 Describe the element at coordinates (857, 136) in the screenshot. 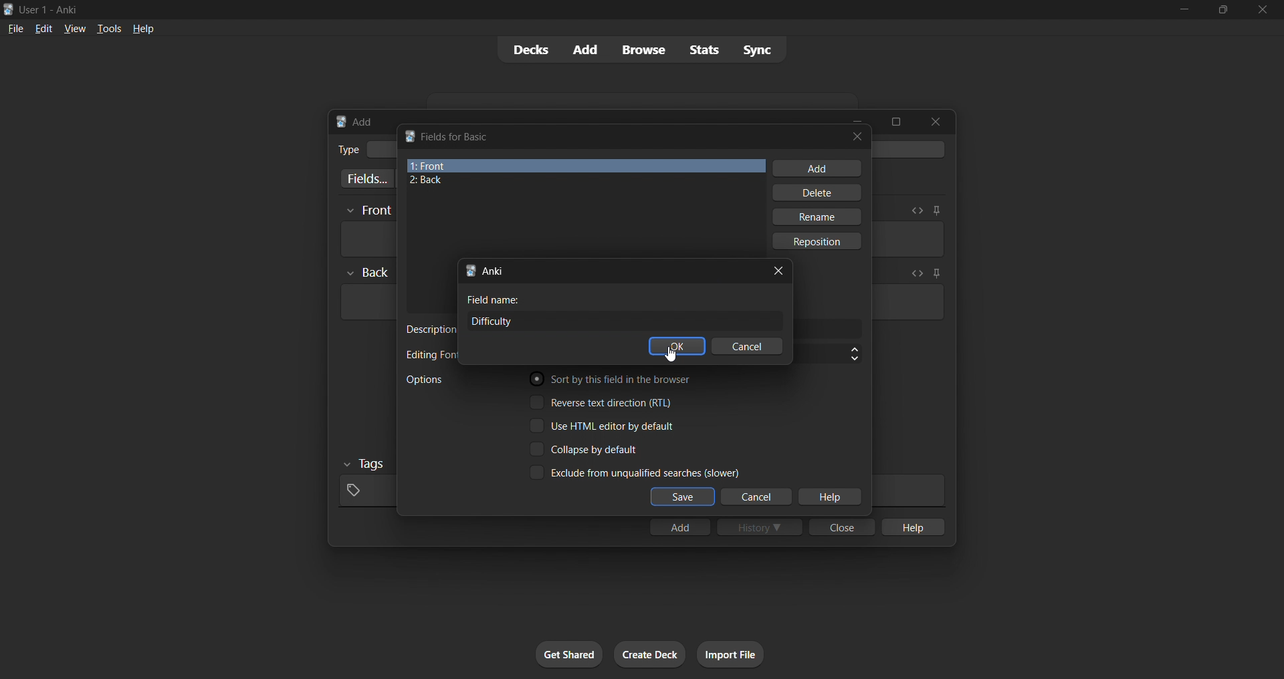

I see `close` at that location.